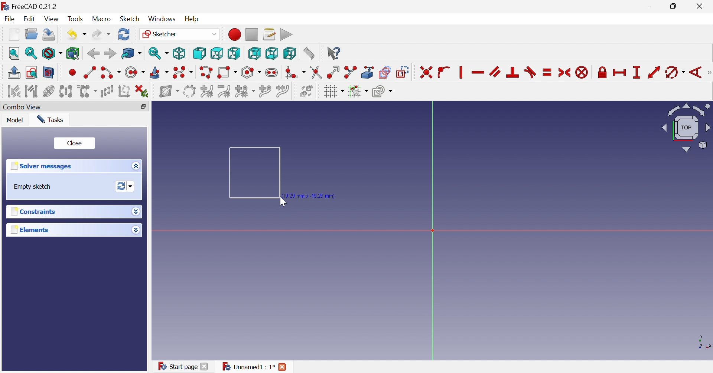 This screenshot has width=713, height=373. Describe the element at coordinates (495, 72) in the screenshot. I see `Constrain parallel` at that location.